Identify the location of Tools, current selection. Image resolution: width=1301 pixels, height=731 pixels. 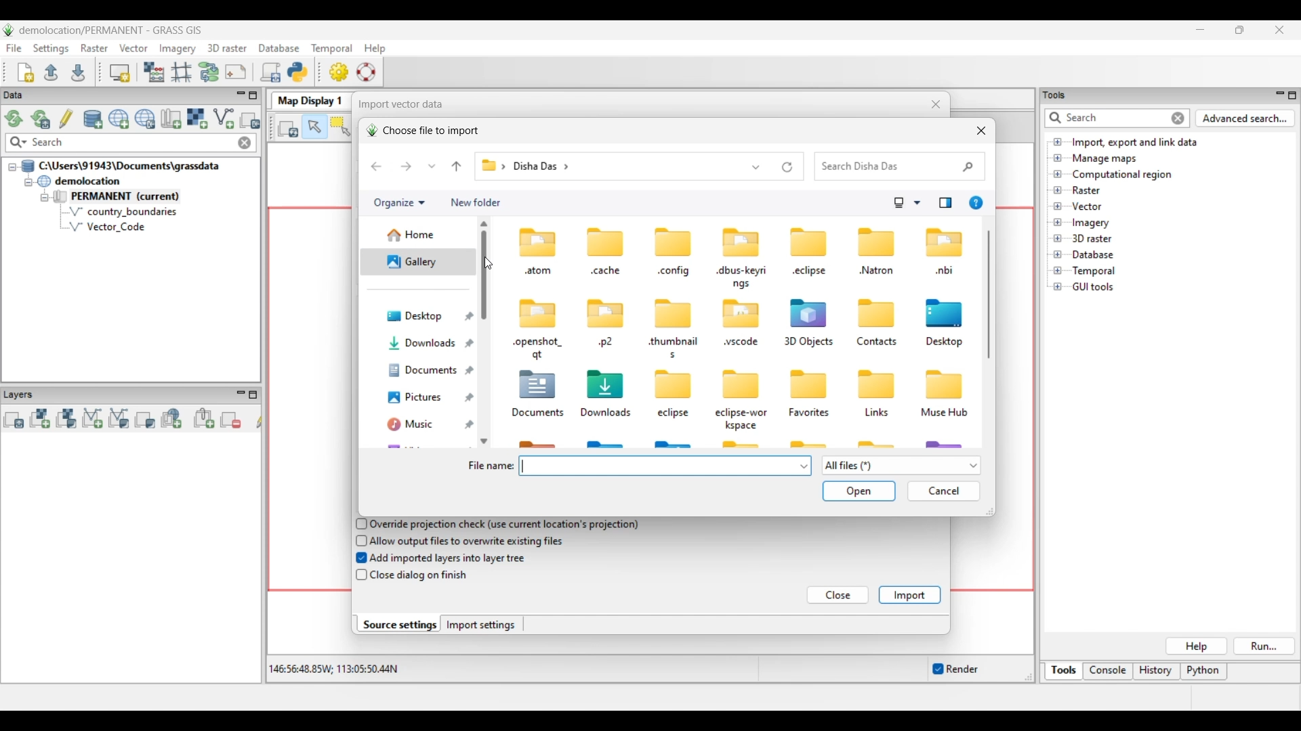
(1065, 671).